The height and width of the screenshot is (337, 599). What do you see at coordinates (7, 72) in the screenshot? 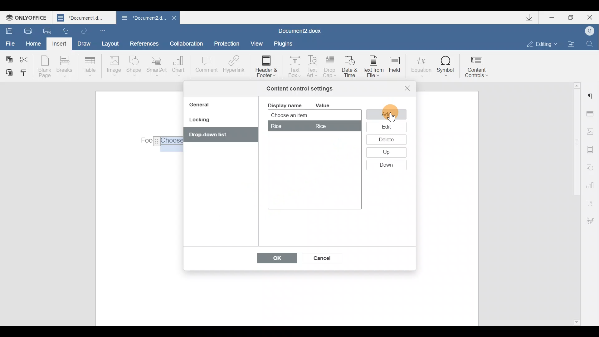
I see `Paste` at bounding box center [7, 72].